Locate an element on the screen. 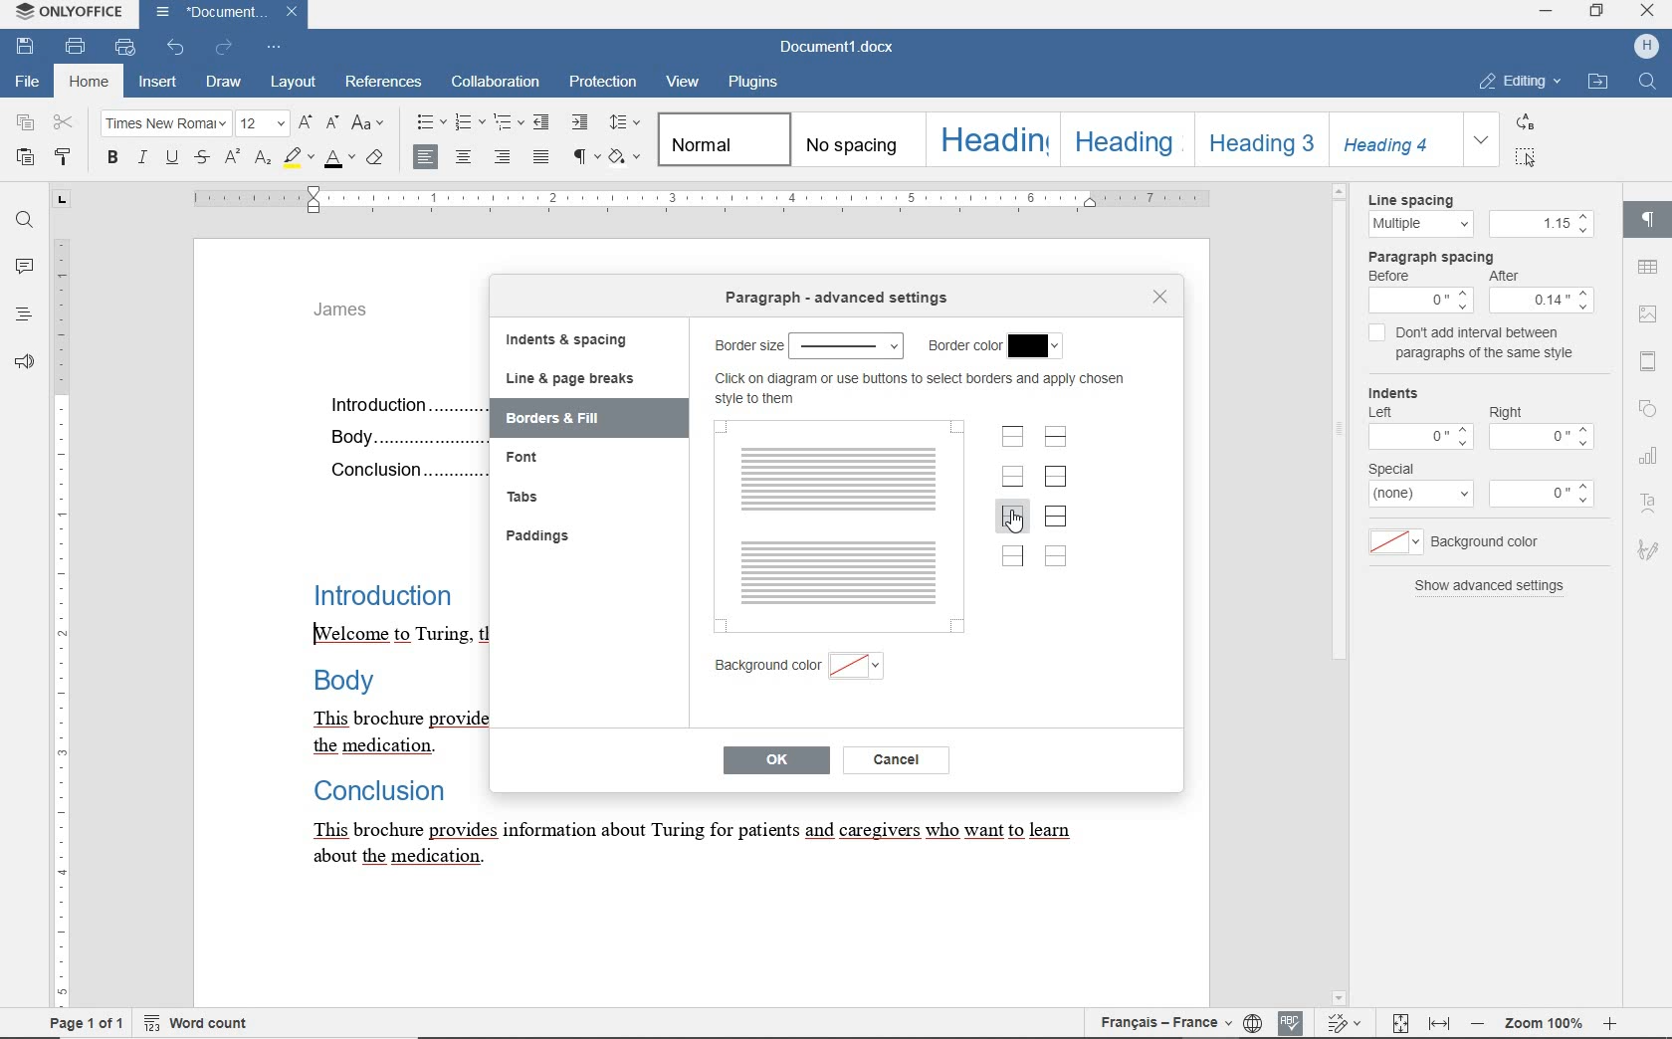 The height and width of the screenshot is (1039, 1672). bullets is located at coordinates (431, 122).